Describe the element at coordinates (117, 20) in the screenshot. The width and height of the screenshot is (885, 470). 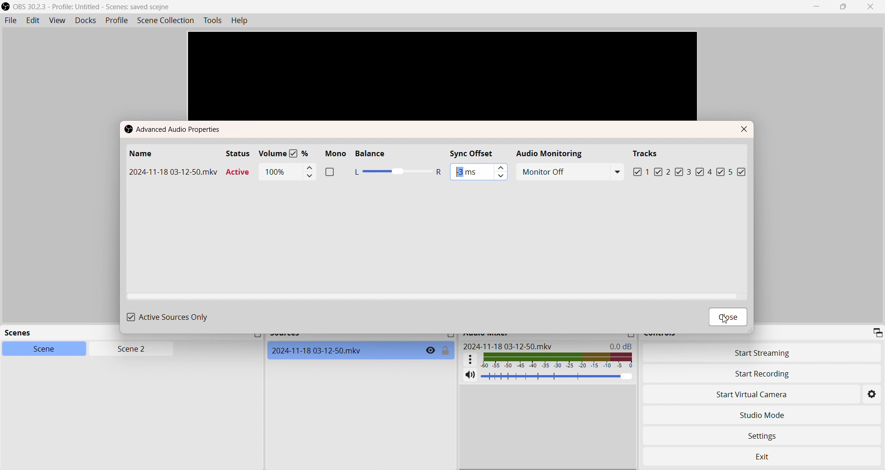
I see `Profile` at that location.